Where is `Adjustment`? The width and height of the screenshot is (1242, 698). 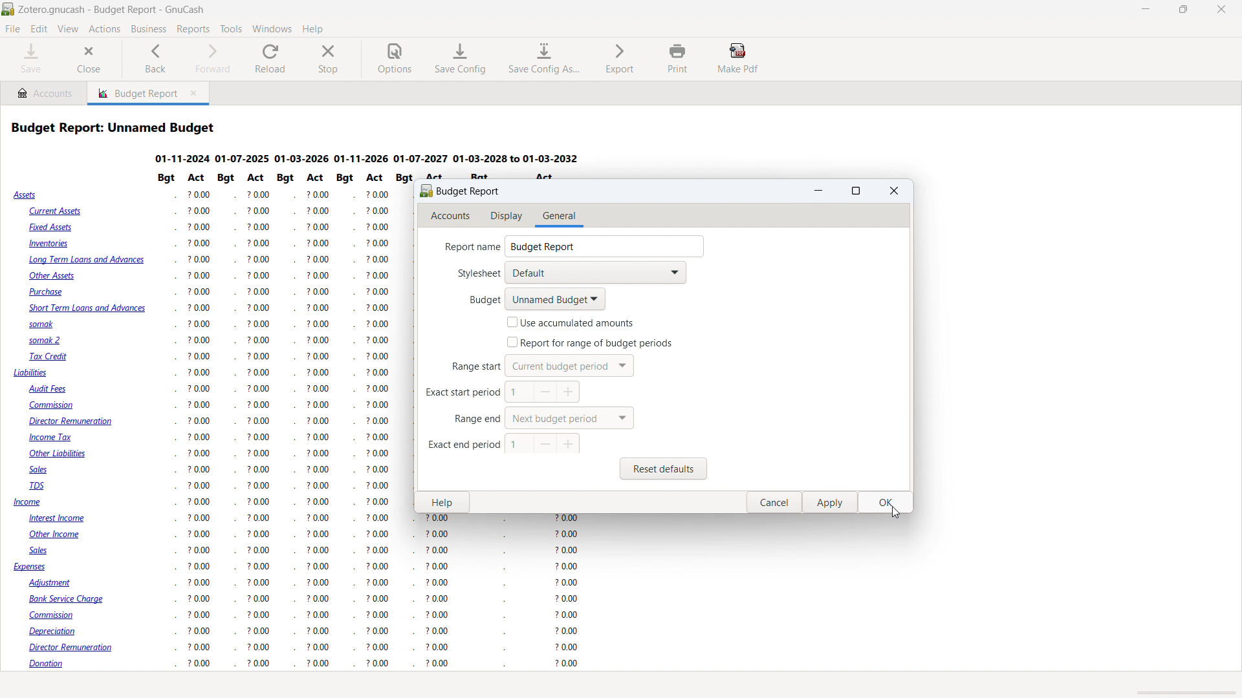 Adjustment is located at coordinates (56, 582).